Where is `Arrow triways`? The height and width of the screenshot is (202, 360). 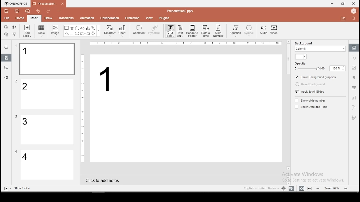 Arrow triways is located at coordinates (88, 28).